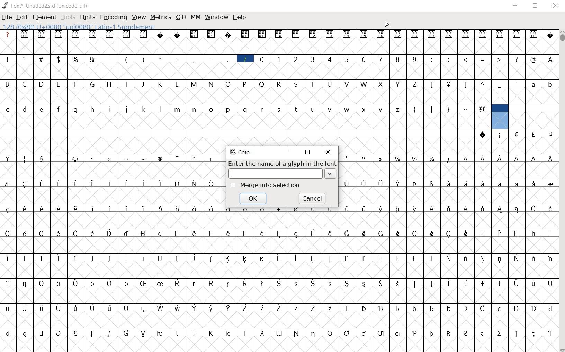  Describe the element at coordinates (549, 307) in the screenshot. I see `Symbol` at that location.